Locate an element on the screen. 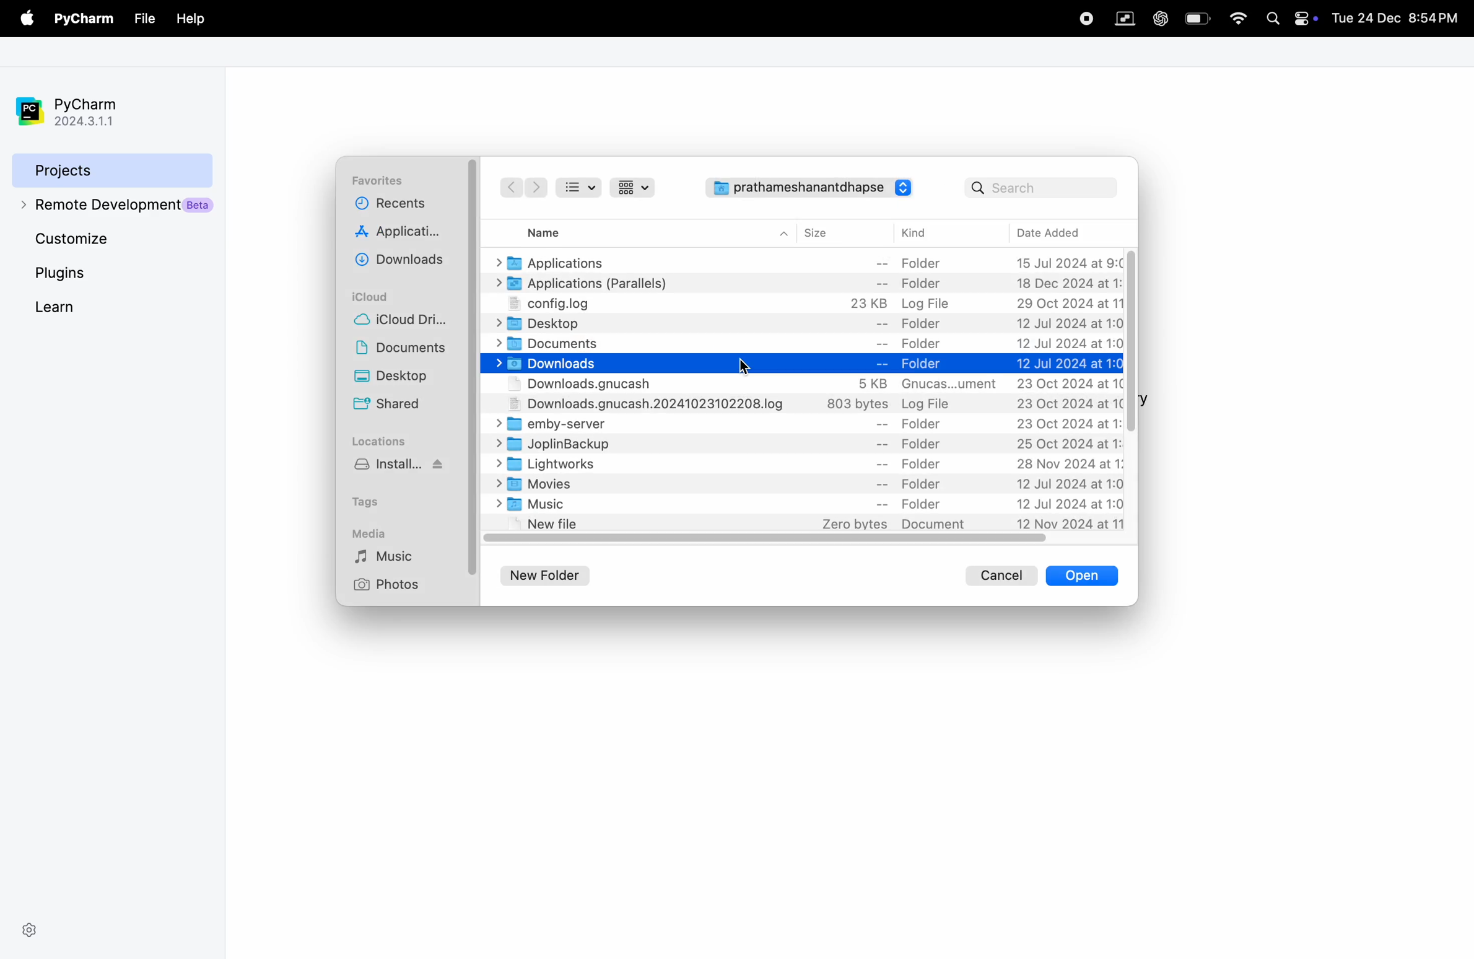 The height and width of the screenshot is (959, 1474). media is located at coordinates (372, 532).